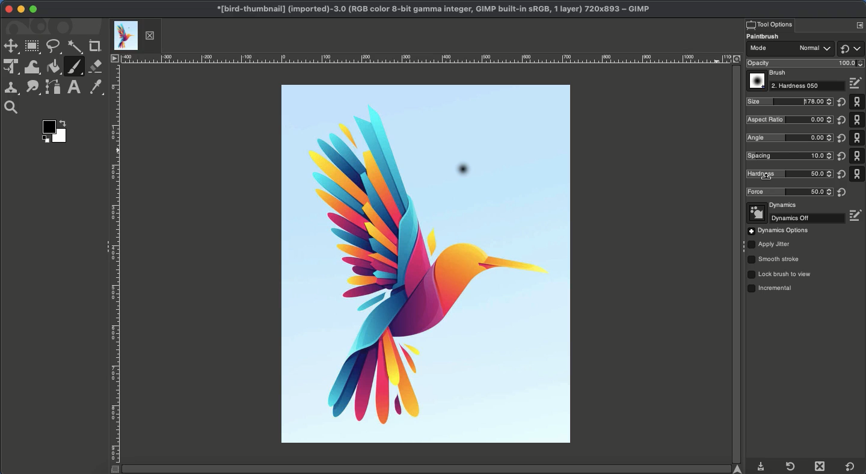 This screenshot has width=866, height=474. Describe the element at coordinates (54, 67) in the screenshot. I see `Fill color` at that location.